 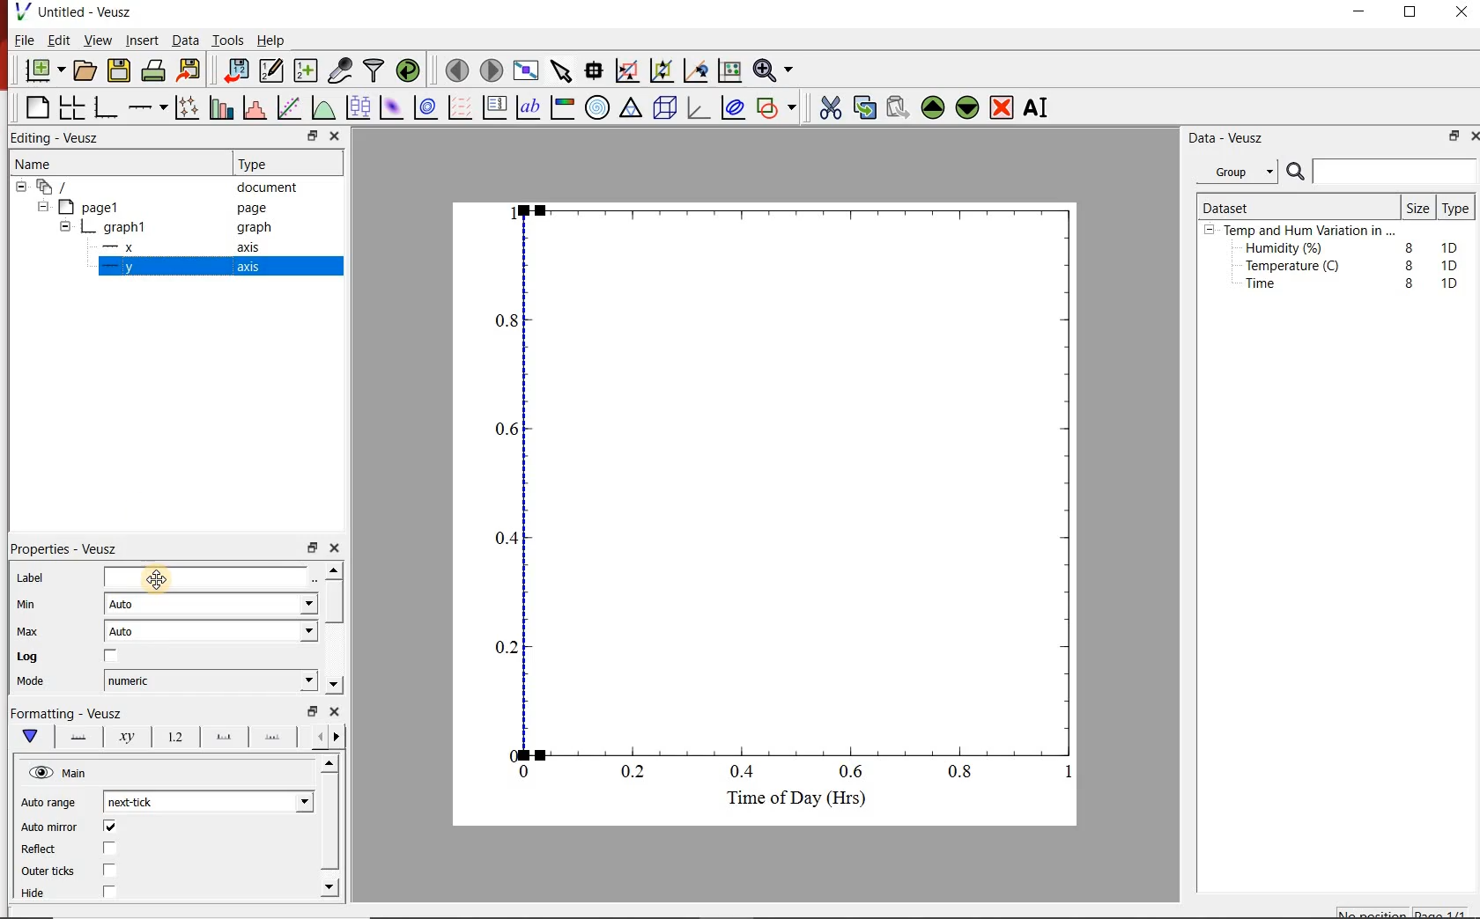 What do you see at coordinates (1446, 911) in the screenshot?
I see `page1/1` at bounding box center [1446, 911].